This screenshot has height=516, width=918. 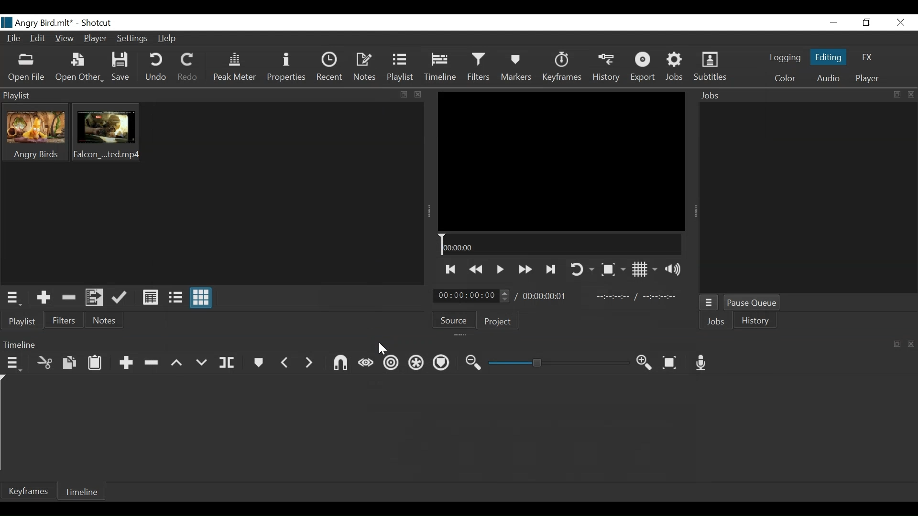 I want to click on Notes, so click(x=105, y=320).